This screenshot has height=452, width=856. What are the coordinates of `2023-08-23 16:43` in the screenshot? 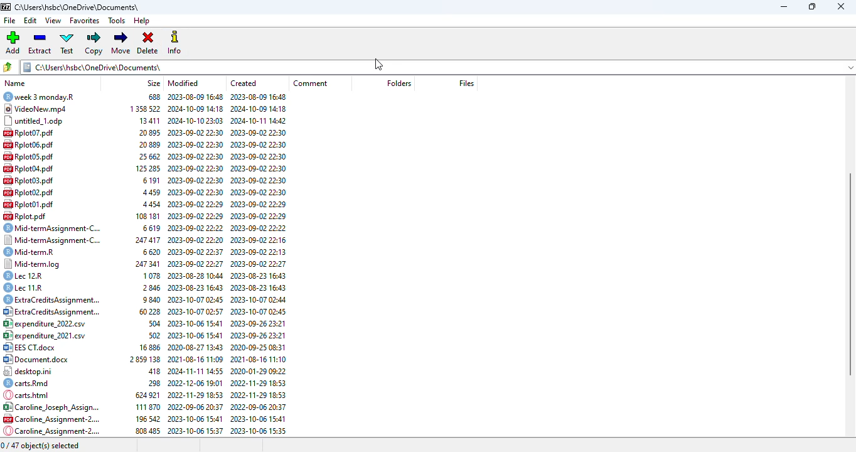 It's located at (259, 288).